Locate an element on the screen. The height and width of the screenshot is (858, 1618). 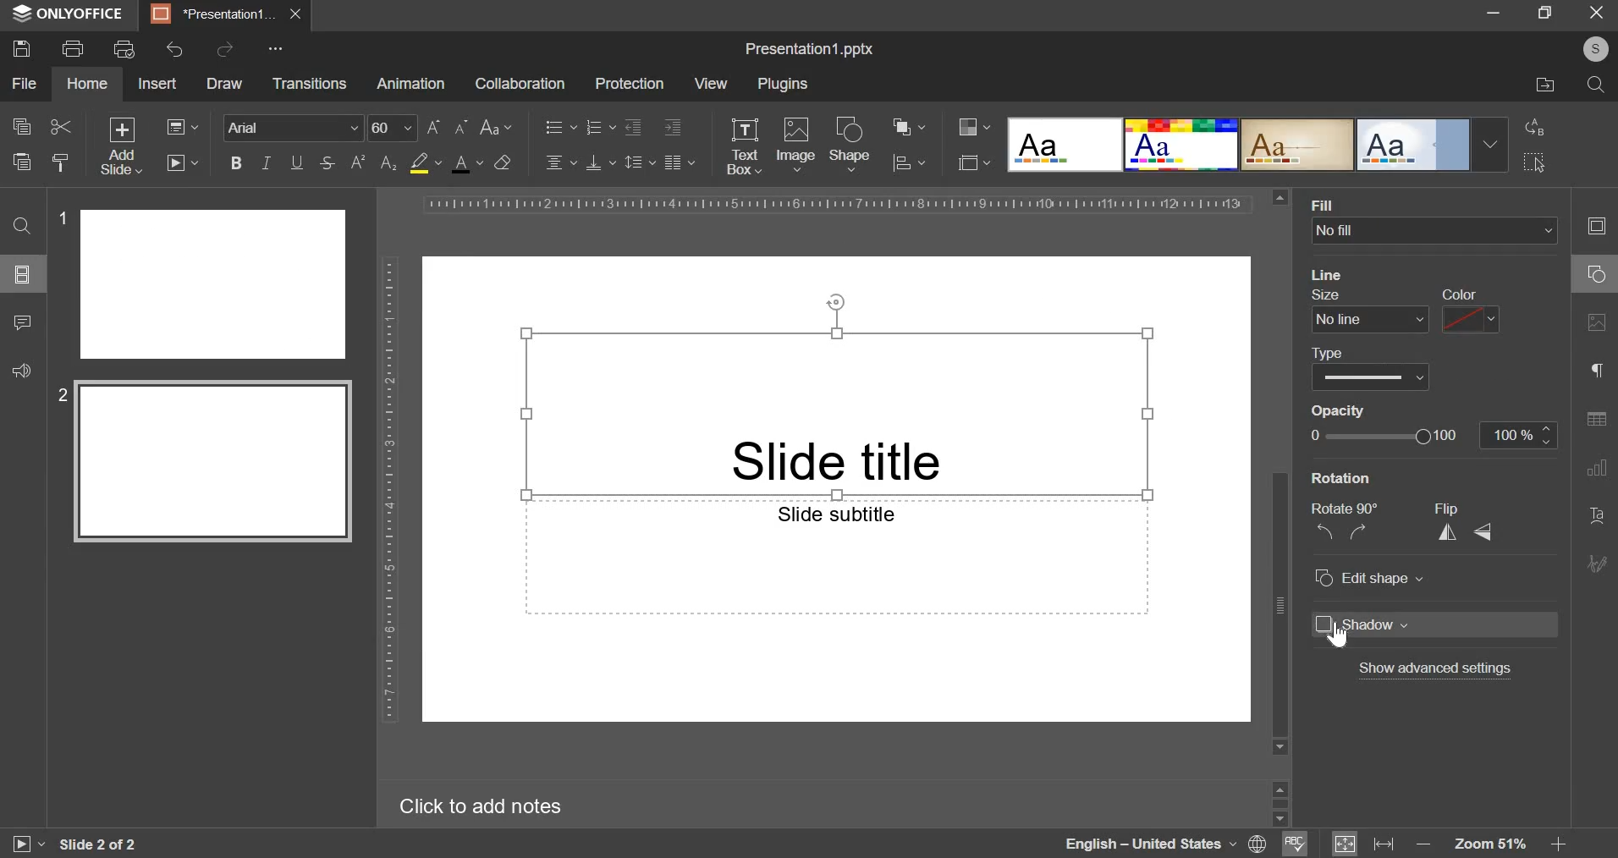
color design is located at coordinates (974, 127).